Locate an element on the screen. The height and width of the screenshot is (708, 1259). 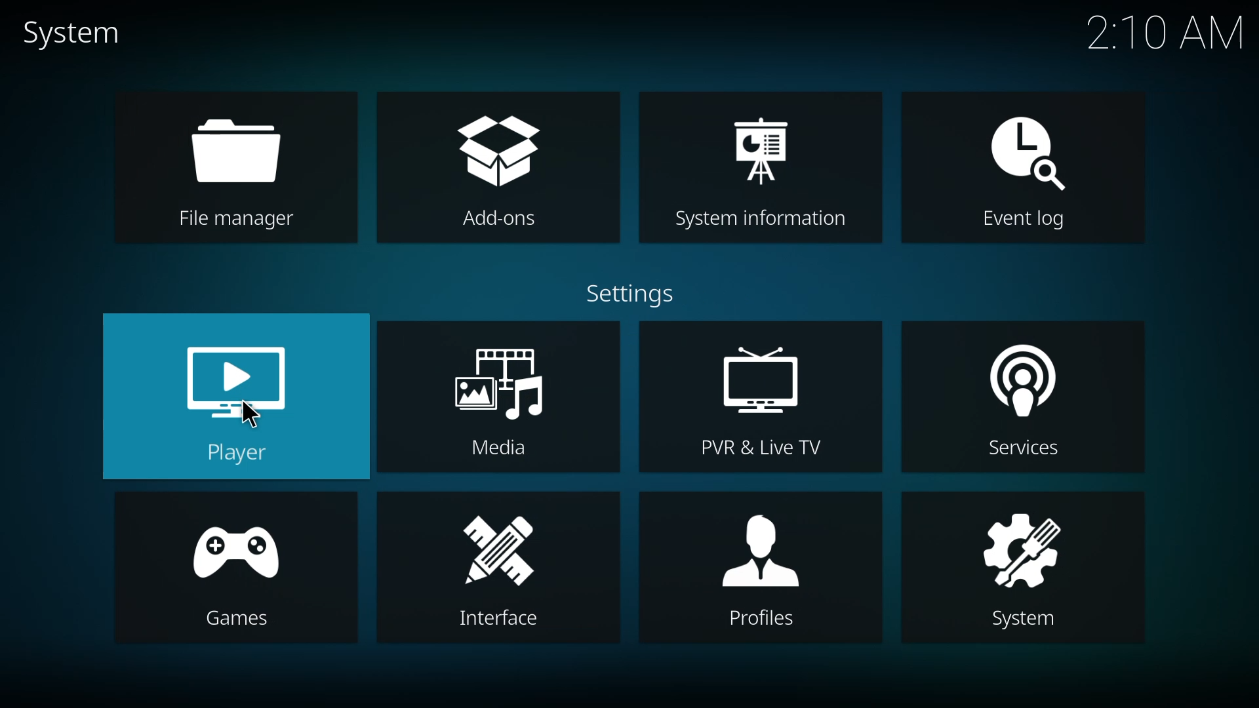
media is located at coordinates (498, 401).